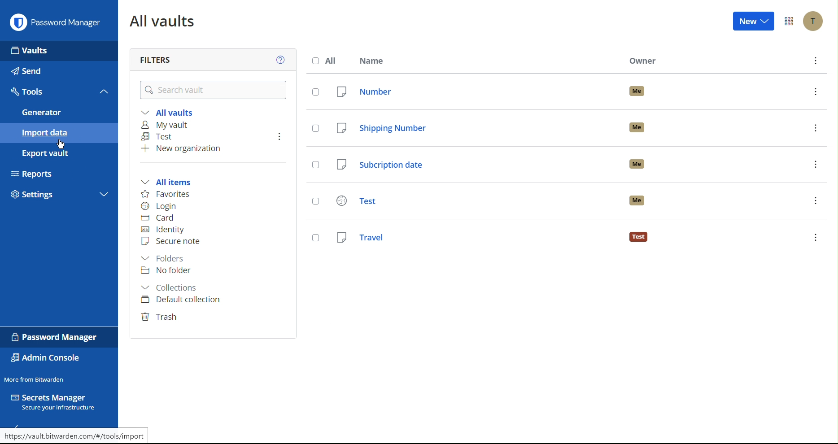 The width and height of the screenshot is (838, 444). Describe the element at coordinates (104, 91) in the screenshot. I see `collapse tools` at that location.